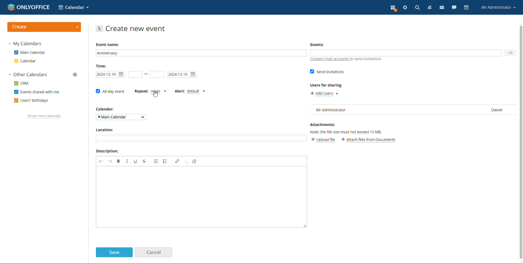 Image resolution: width=523 pixels, height=264 pixels. What do you see at coordinates (520, 142) in the screenshot?
I see `vertical scroll bar` at bounding box center [520, 142].